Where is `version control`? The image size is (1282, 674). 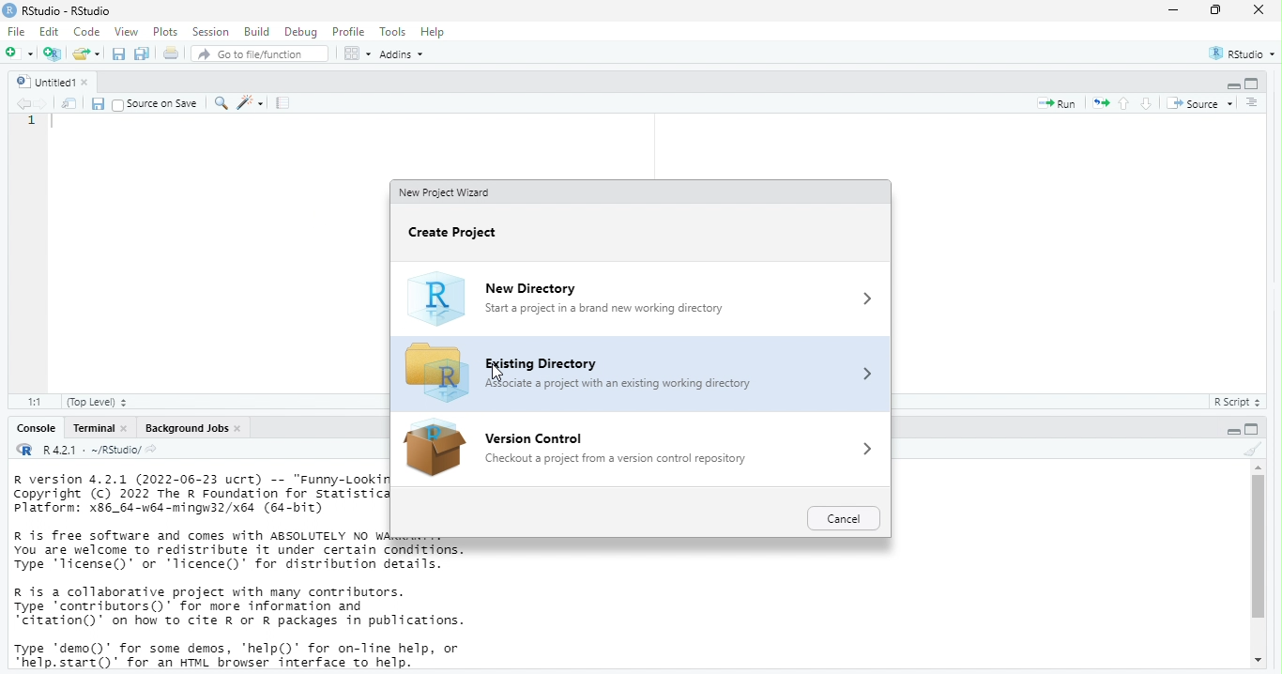
version control is located at coordinates (537, 436).